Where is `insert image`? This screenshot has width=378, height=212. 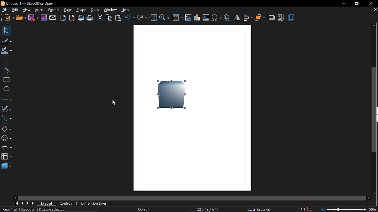 insert image is located at coordinates (188, 18).